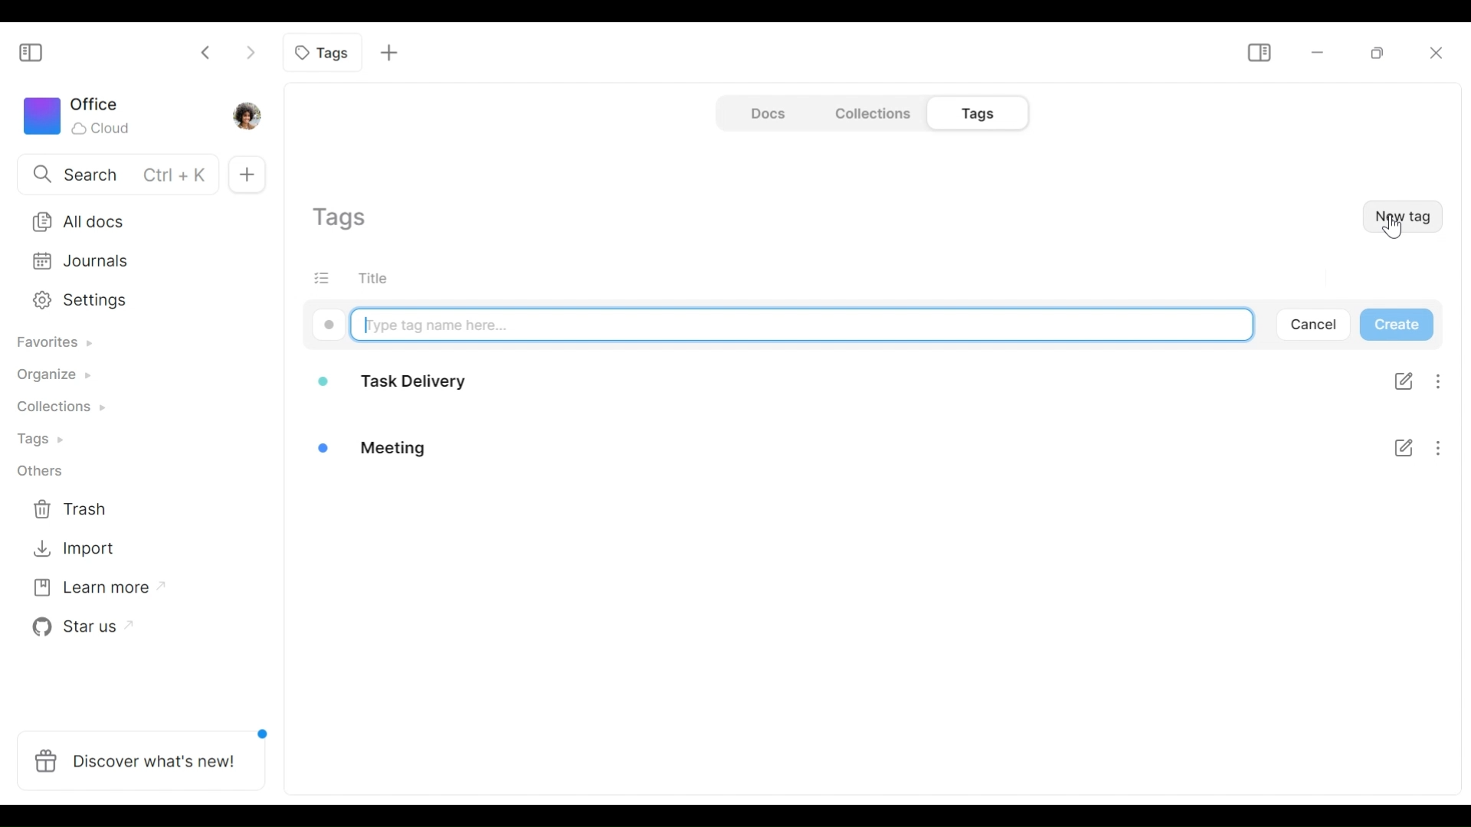 This screenshot has width=1471, height=827. Describe the element at coordinates (136, 222) in the screenshot. I see `All documents` at that location.